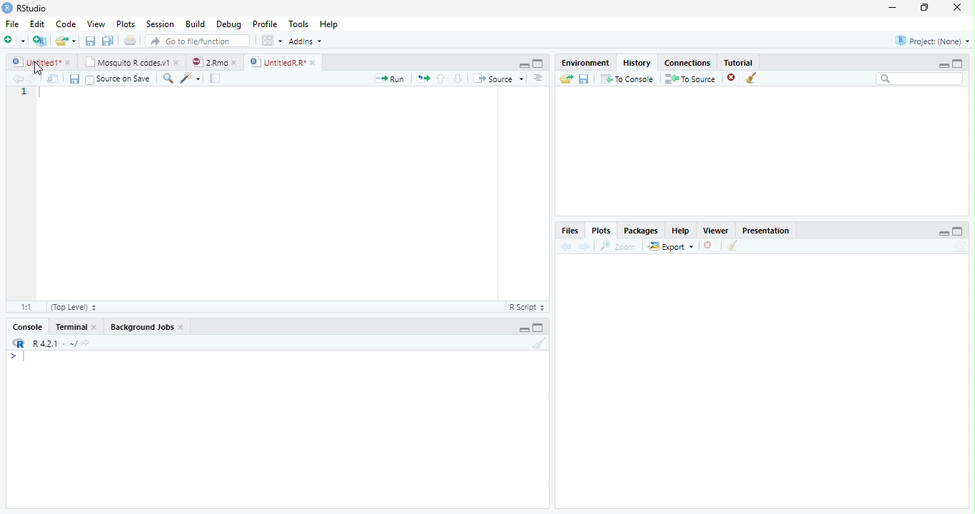  I want to click on Clear console, so click(540, 343).